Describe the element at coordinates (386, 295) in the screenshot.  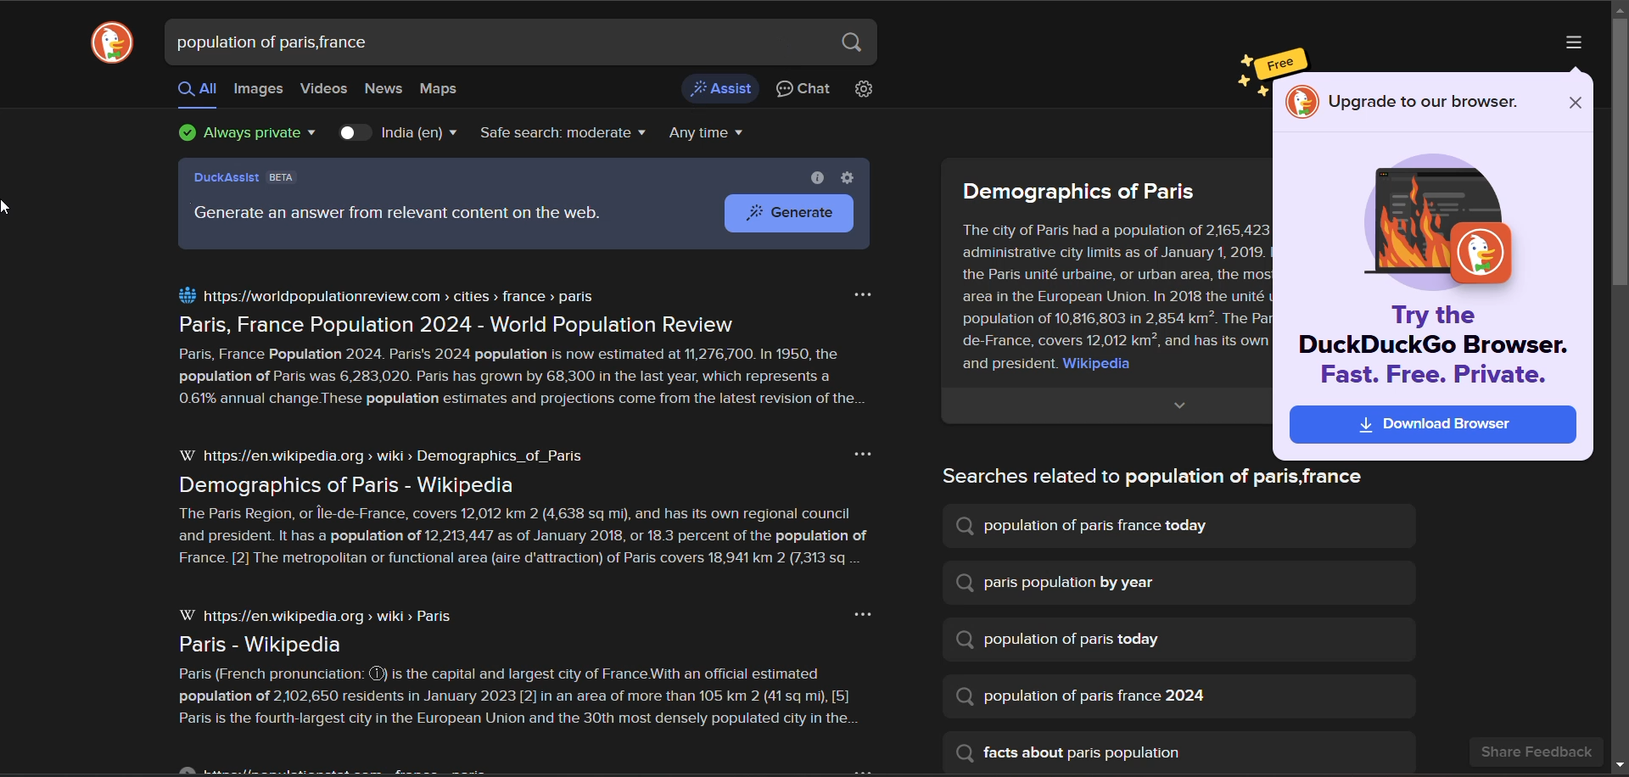
I see `## https://worldpopulationreview.com > cities > france > paris.` at that location.